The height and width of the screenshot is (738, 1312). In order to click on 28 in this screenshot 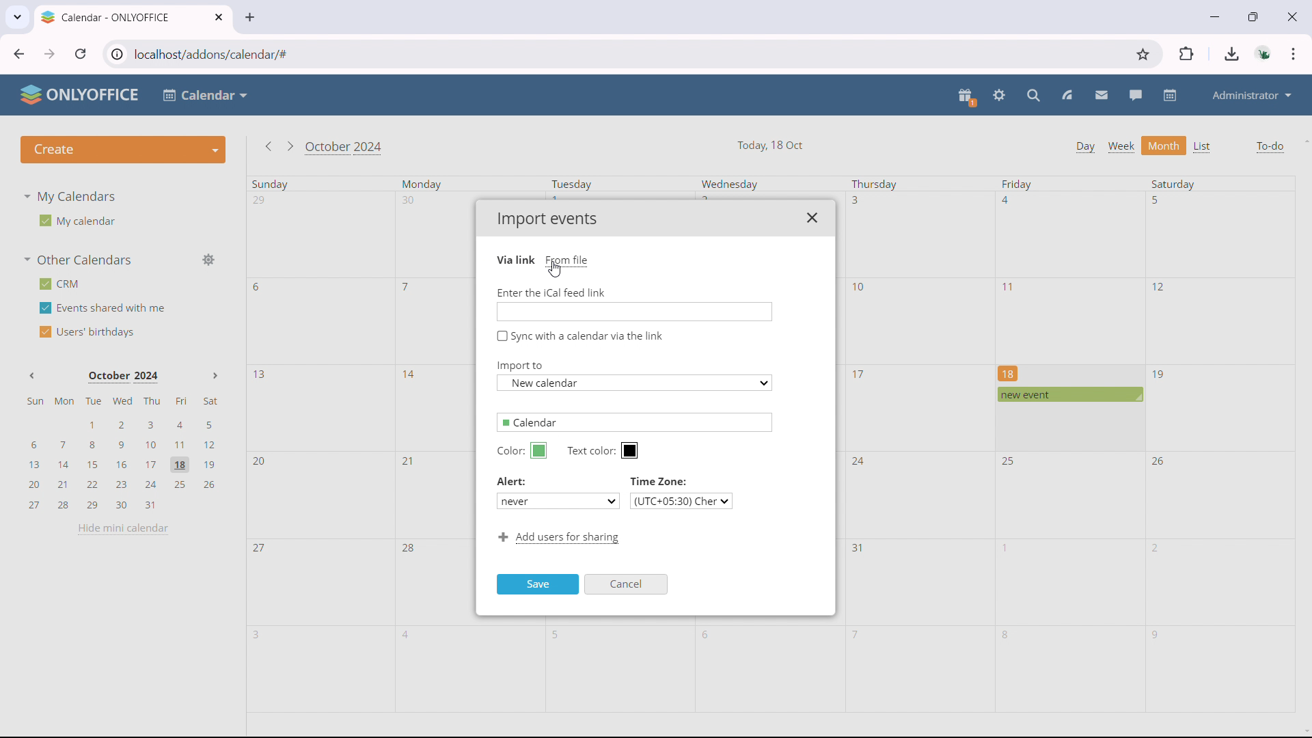, I will do `click(409, 549)`.